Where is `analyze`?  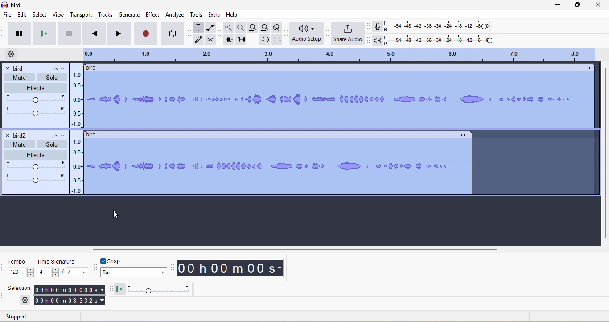
analyze is located at coordinates (174, 14).